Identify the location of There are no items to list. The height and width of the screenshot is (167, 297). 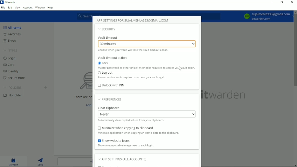
(81, 97).